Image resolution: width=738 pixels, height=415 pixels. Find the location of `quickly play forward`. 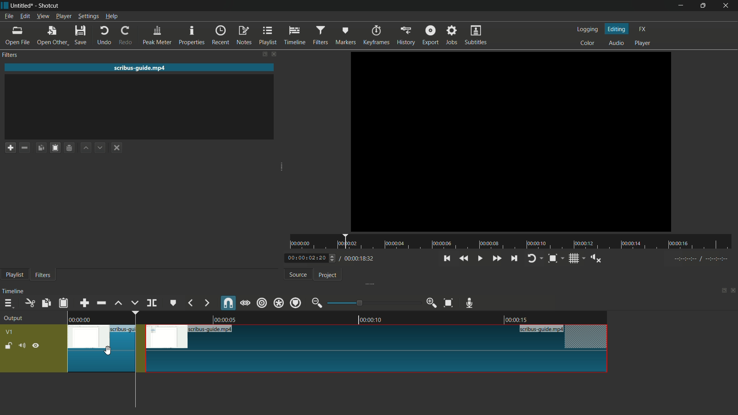

quickly play forward is located at coordinates (497, 258).